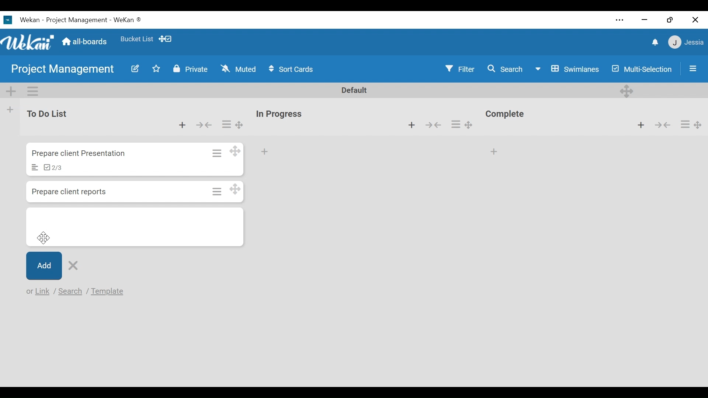 Image resolution: width=708 pixels, height=398 pixels. I want to click on Restore, so click(669, 18).